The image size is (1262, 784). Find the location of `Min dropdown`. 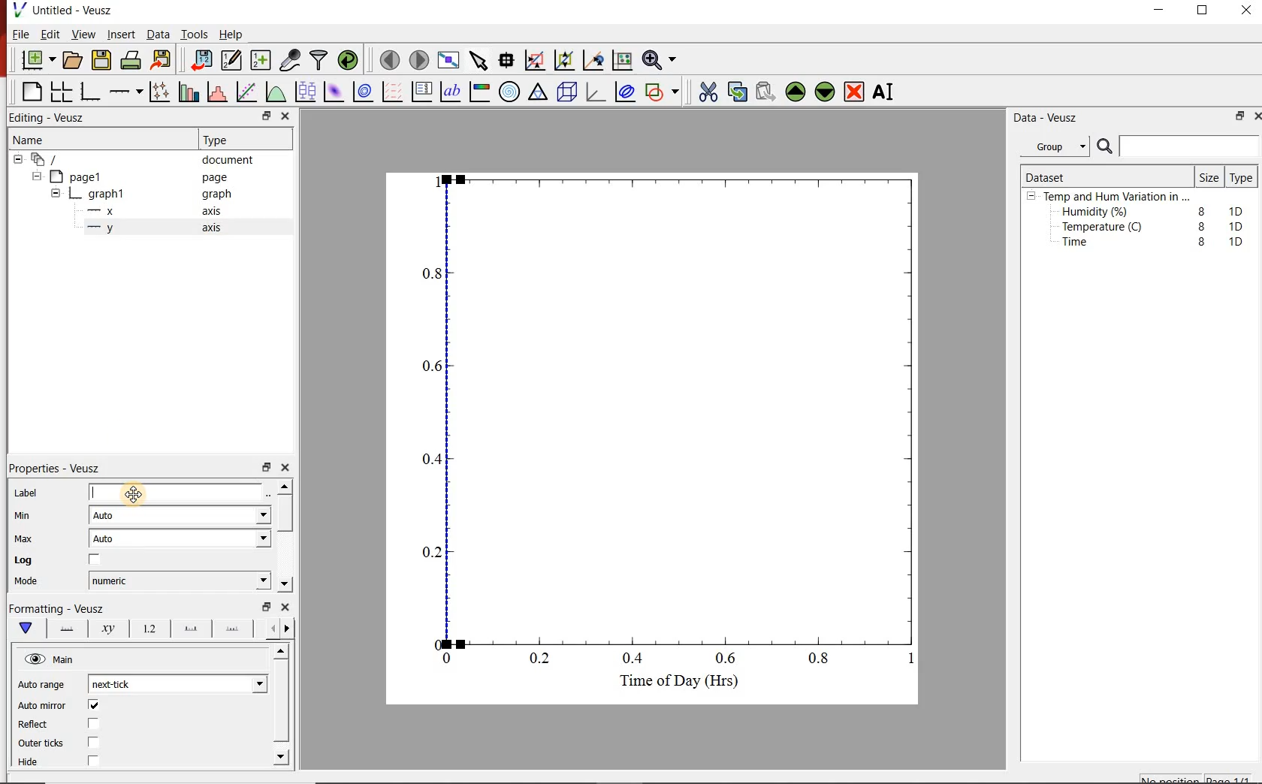

Min dropdown is located at coordinates (246, 517).